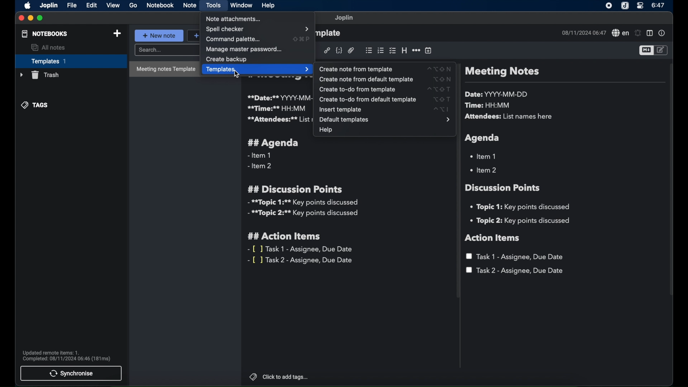 The height and width of the screenshot is (387, 688). Describe the element at coordinates (516, 257) in the screenshot. I see `task 1 assignee, due date` at that location.